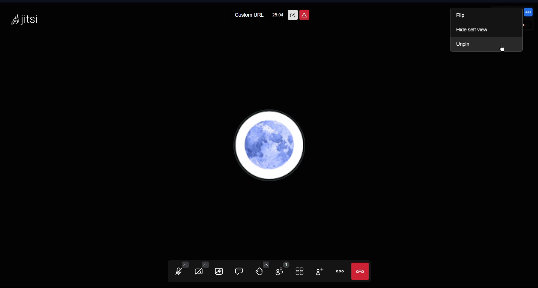  Describe the element at coordinates (462, 16) in the screenshot. I see `Flip` at that location.